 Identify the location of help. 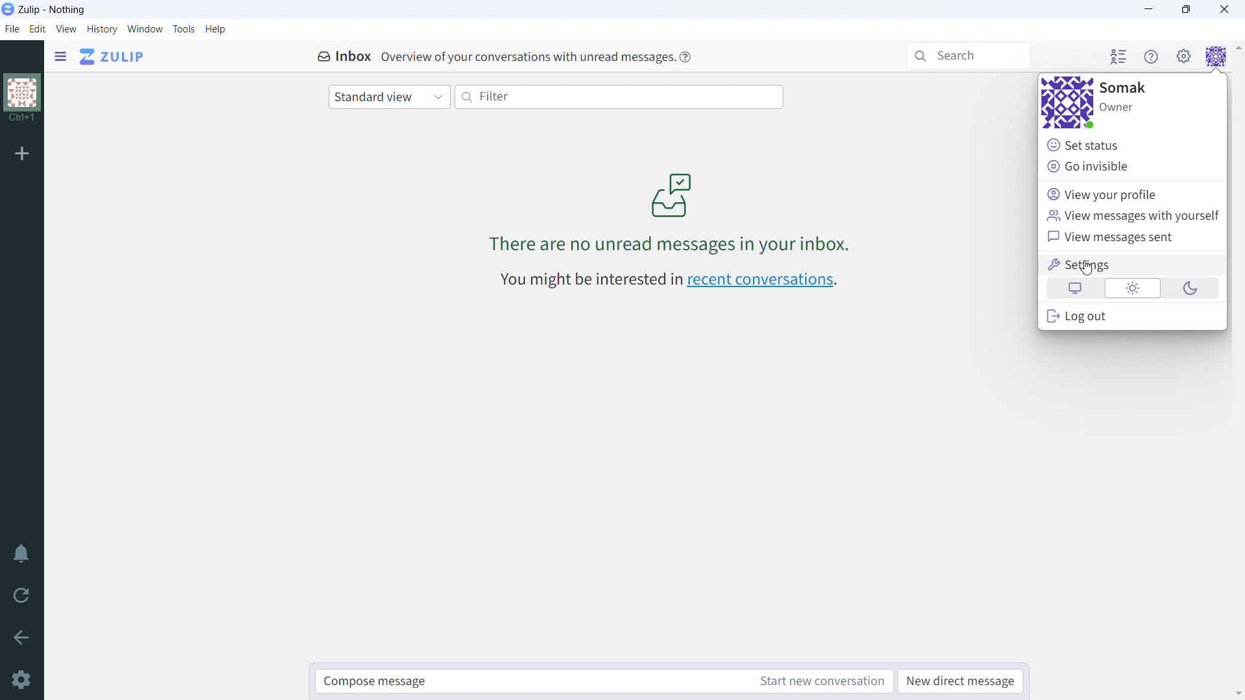
(686, 58).